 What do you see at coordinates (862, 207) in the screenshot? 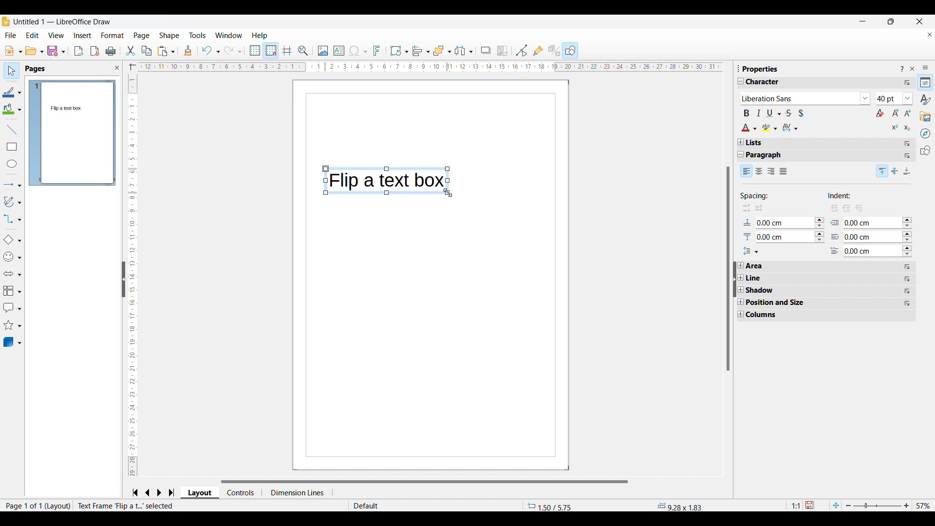
I see `sub indent` at bounding box center [862, 207].